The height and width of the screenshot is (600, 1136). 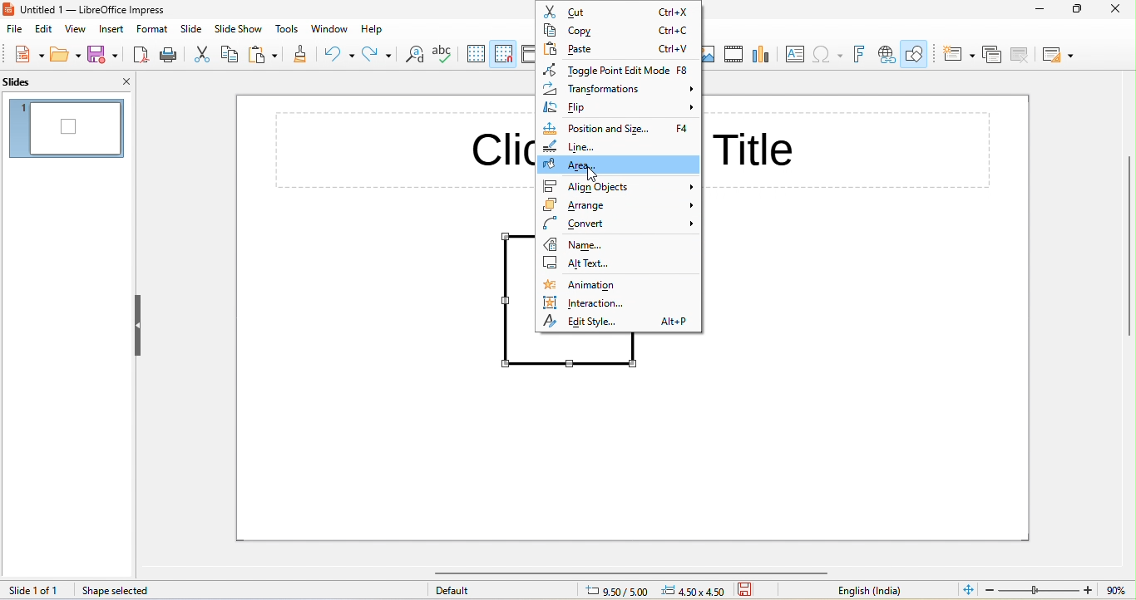 What do you see at coordinates (412, 55) in the screenshot?
I see `find and replace` at bounding box center [412, 55].